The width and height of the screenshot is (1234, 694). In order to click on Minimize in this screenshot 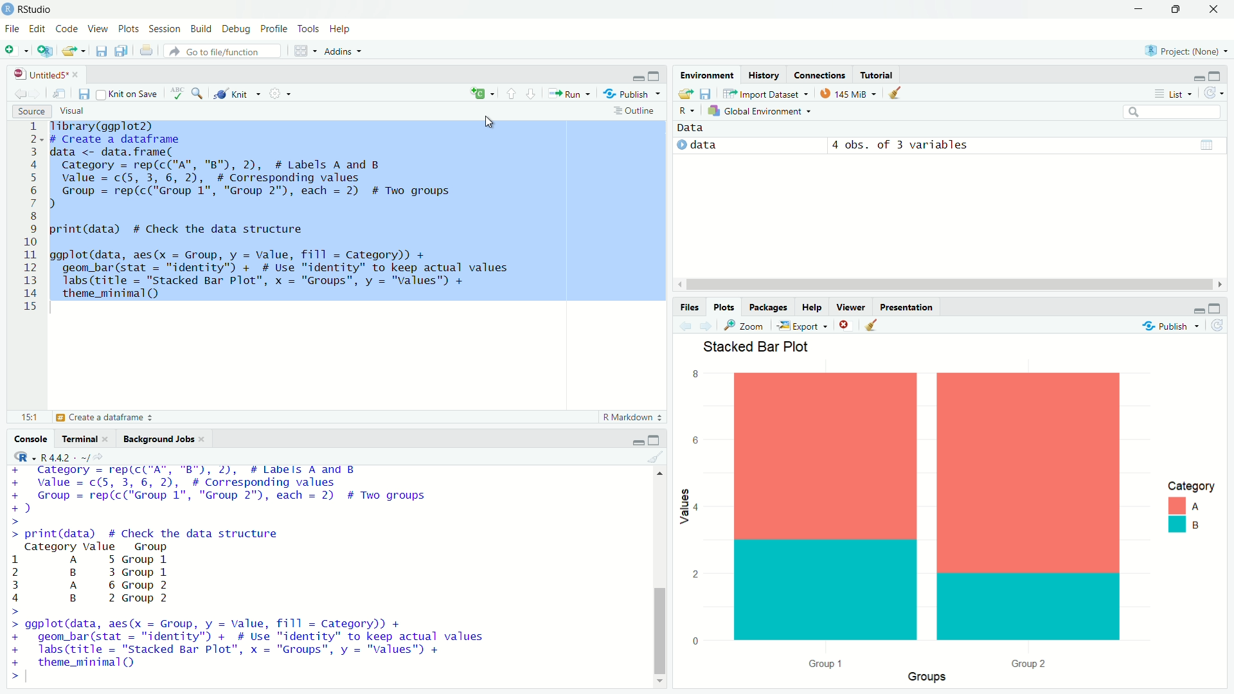, I will do `click(1140, 10)`.